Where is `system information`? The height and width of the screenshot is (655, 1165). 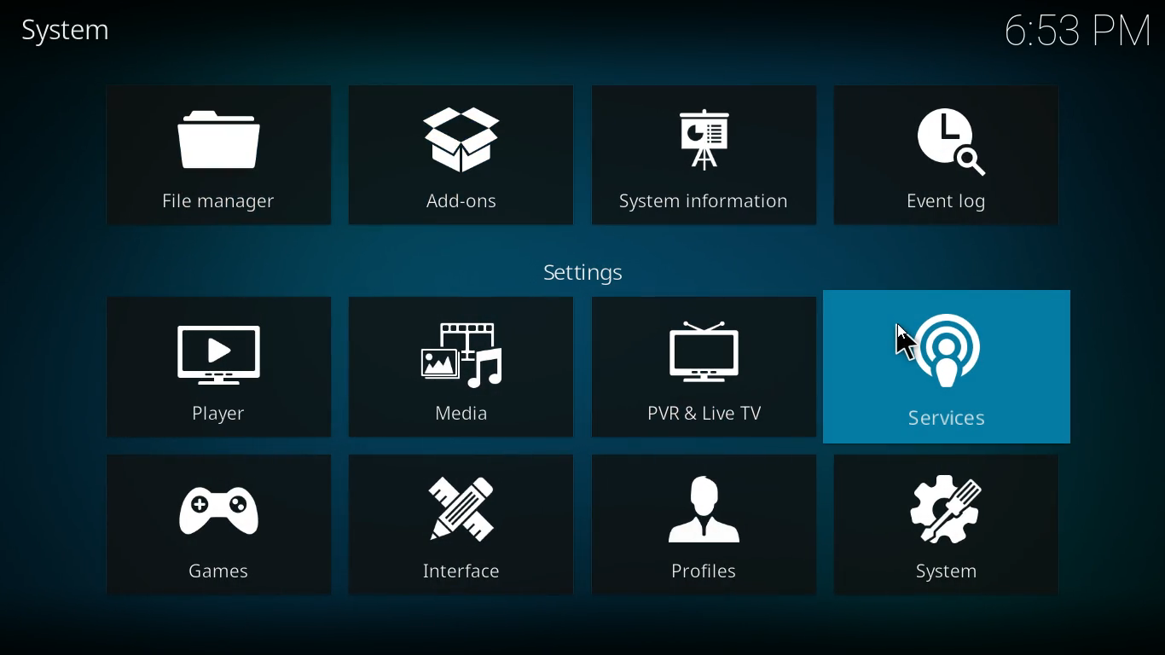
system information is located at coordinates (704, 161).